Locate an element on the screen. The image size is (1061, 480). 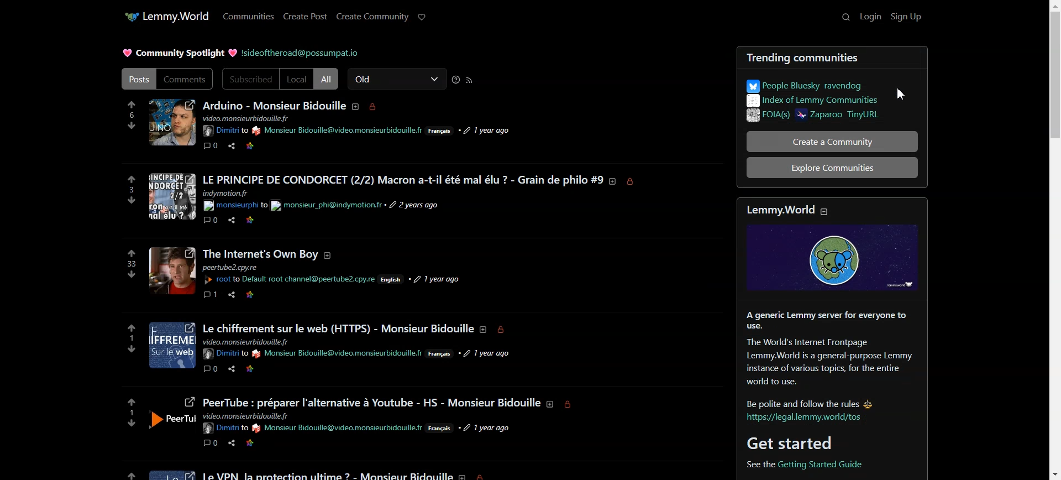
Sign Up is located at coordinates (906, 16).